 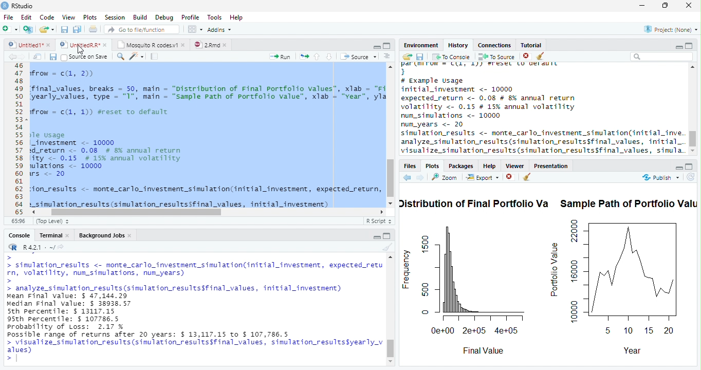 I want to click on Zoom, so click(x=445, y=177).